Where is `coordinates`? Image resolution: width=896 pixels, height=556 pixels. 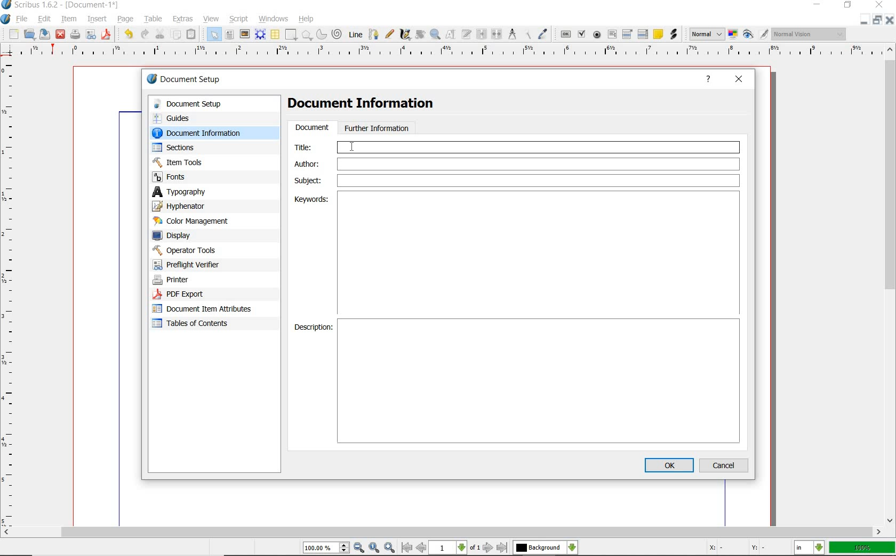
coordinates is located at coordinates (735, 549).